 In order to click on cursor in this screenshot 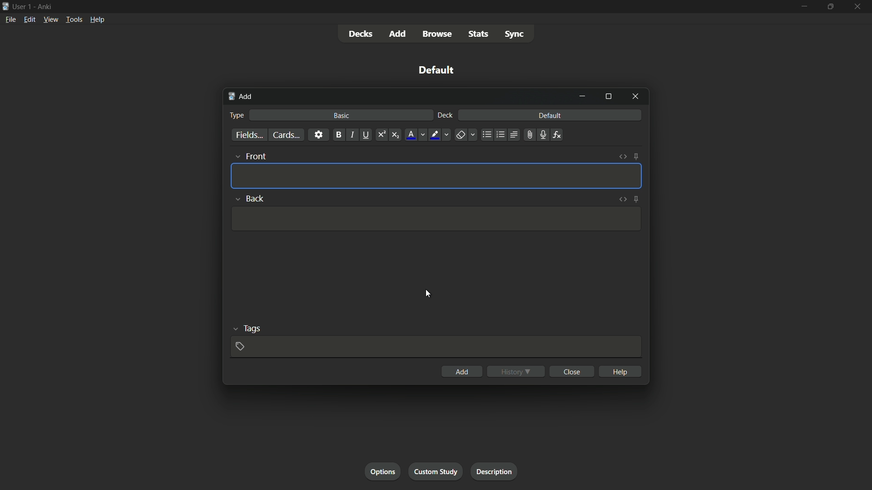, I will do `click(427, 294)`.